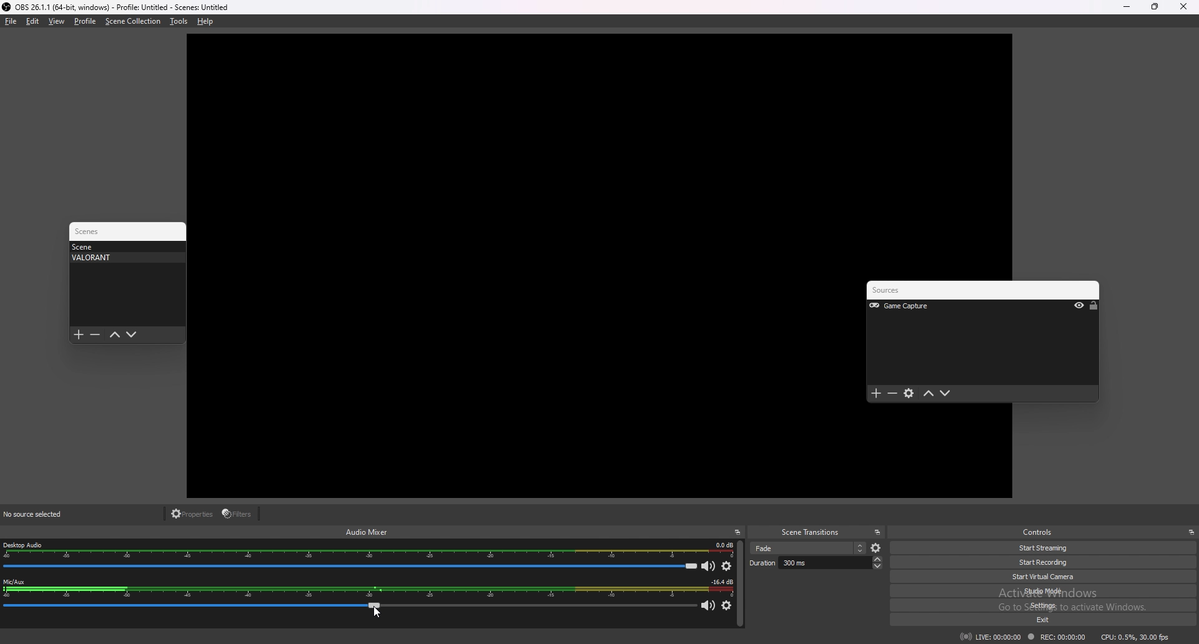 This screenshot has height=644, width=1199. Describe the element at coordinates (114, 335) in the screenshot. I see `move up` at that location.